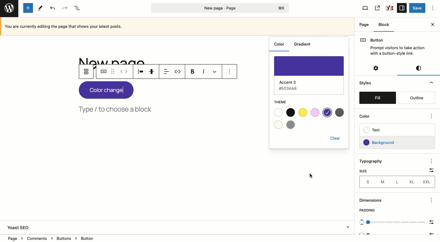 The image size is (440, 242). What do you see at coordinates (429, 83) in the screenshot?
I see `Hide` at bounding box center [429, 83].